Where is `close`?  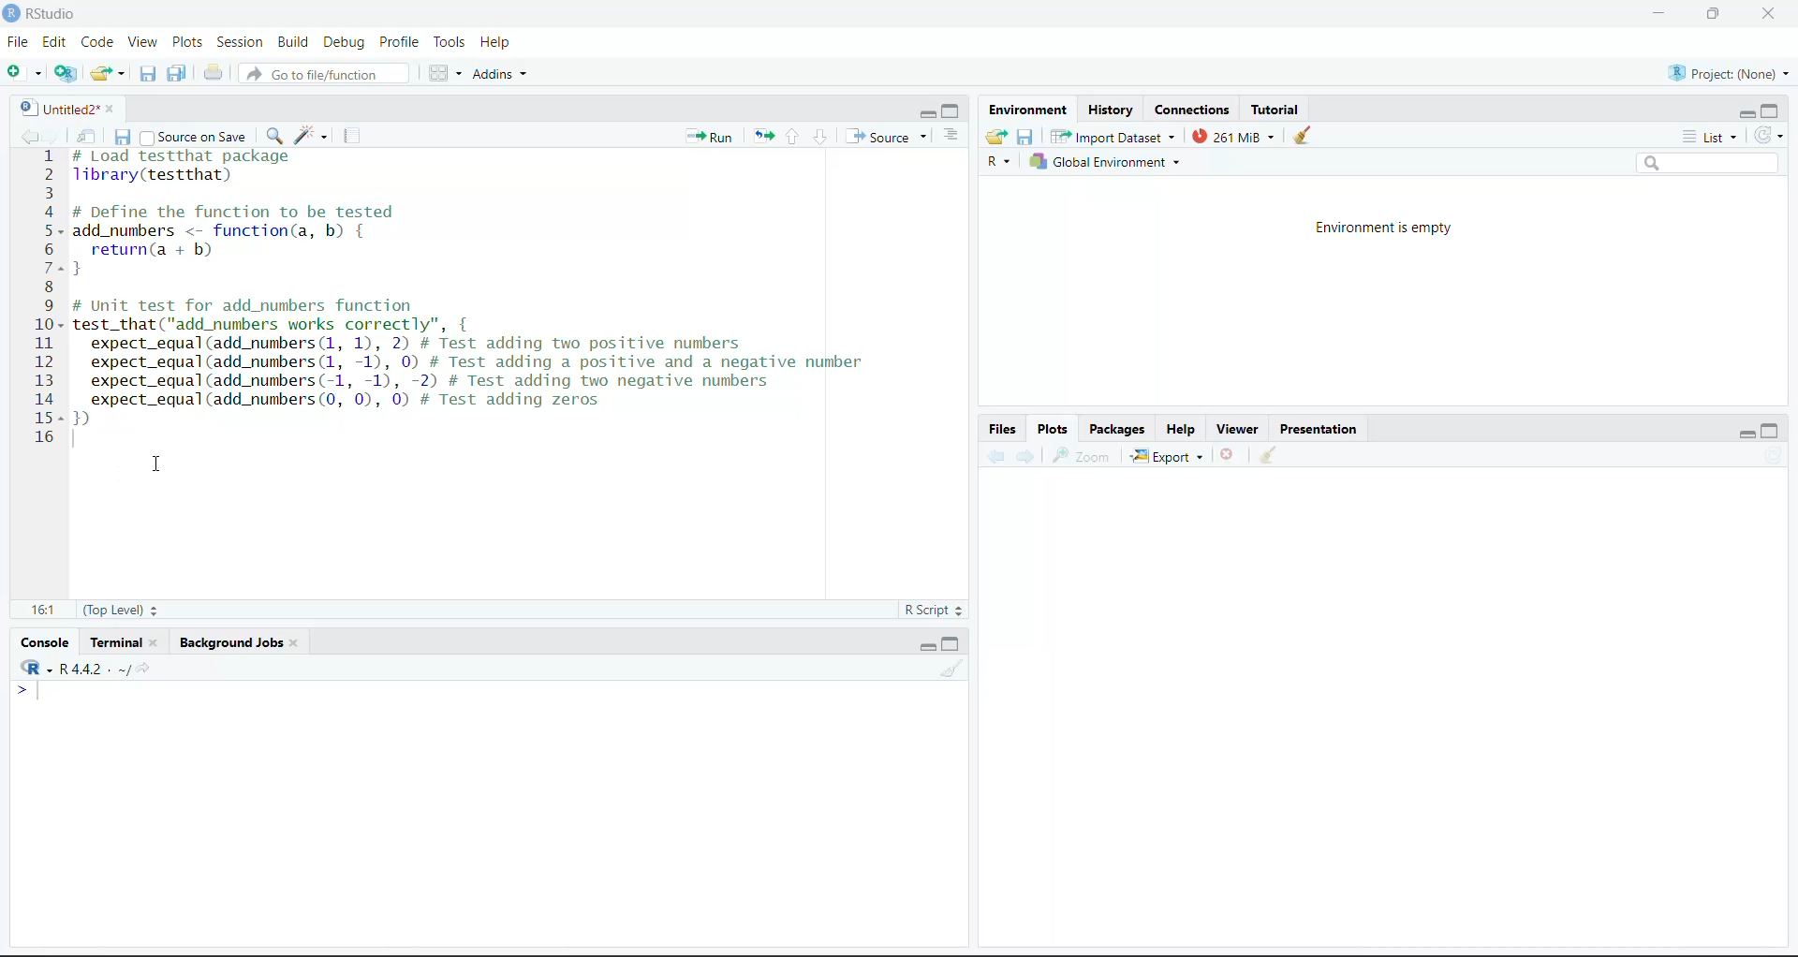 close is located at coordinates (113, 109).